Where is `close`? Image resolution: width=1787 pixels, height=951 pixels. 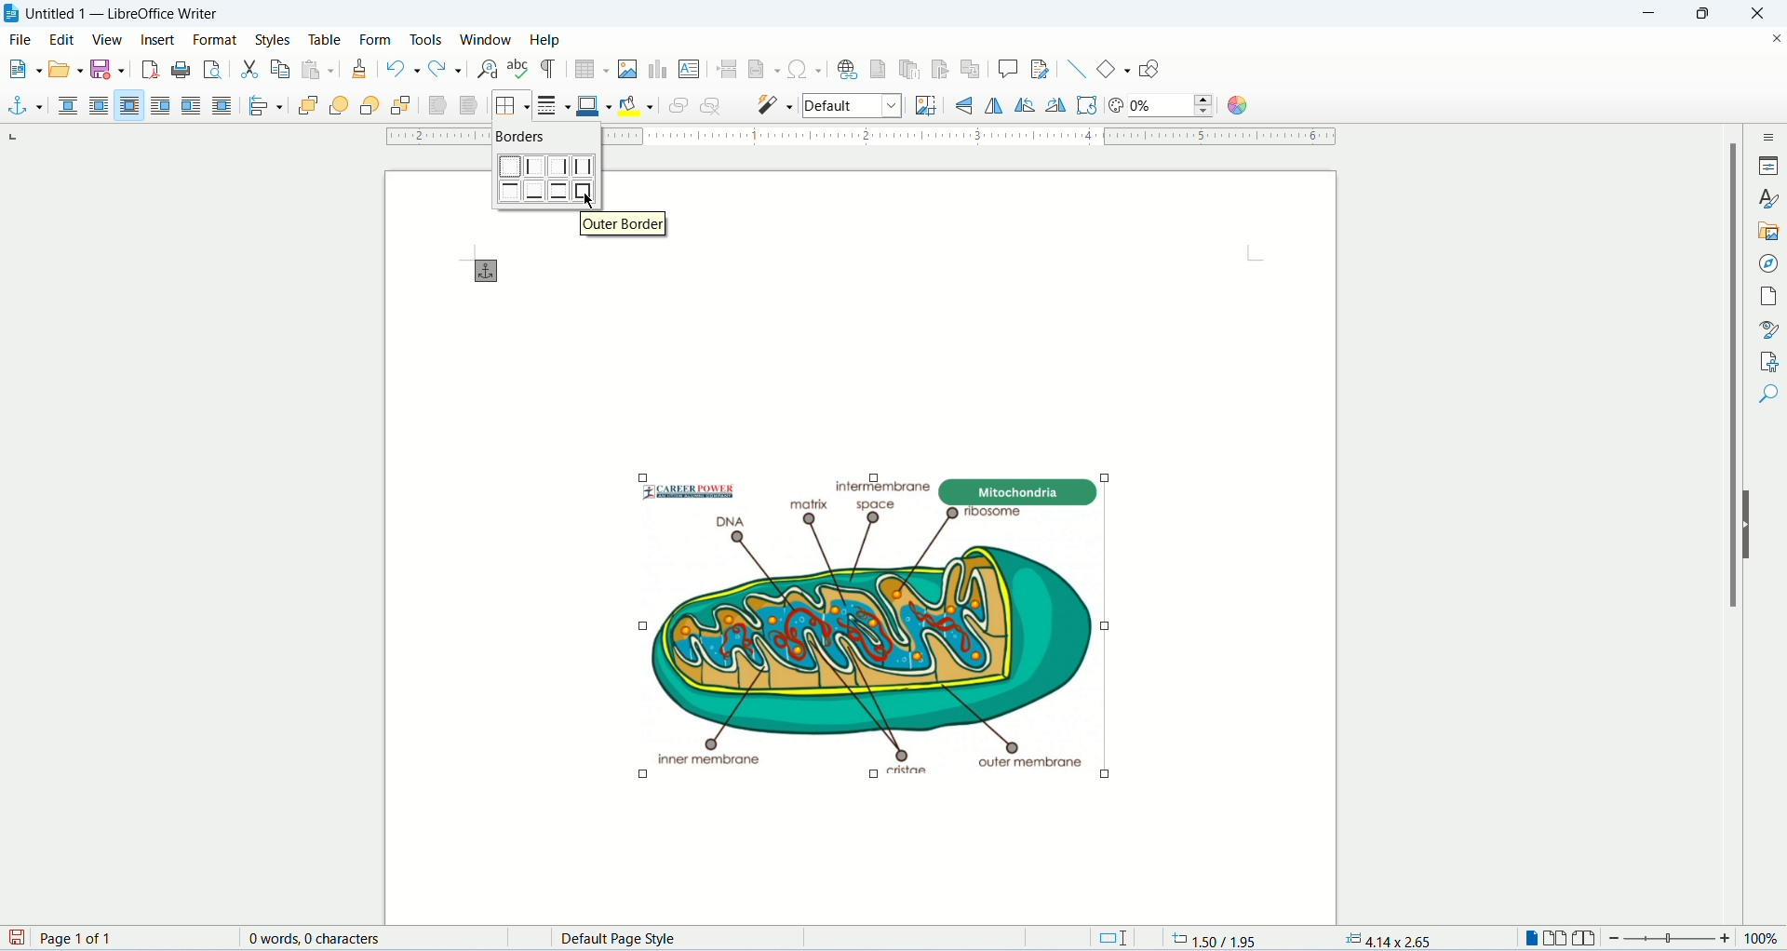 close is located at coordinates (1758, 14).